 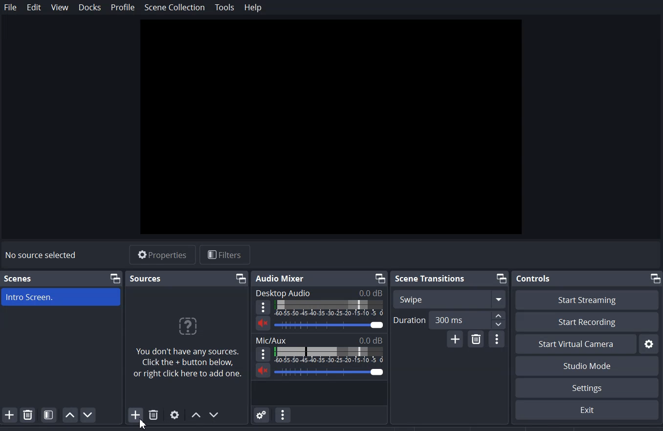 I want to click on Volume Indicator, so click(x=330, y=308).